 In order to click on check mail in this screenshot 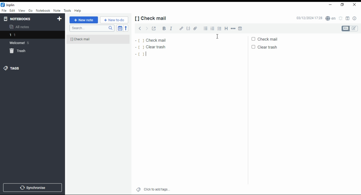, I will do `click(153, 39)`.